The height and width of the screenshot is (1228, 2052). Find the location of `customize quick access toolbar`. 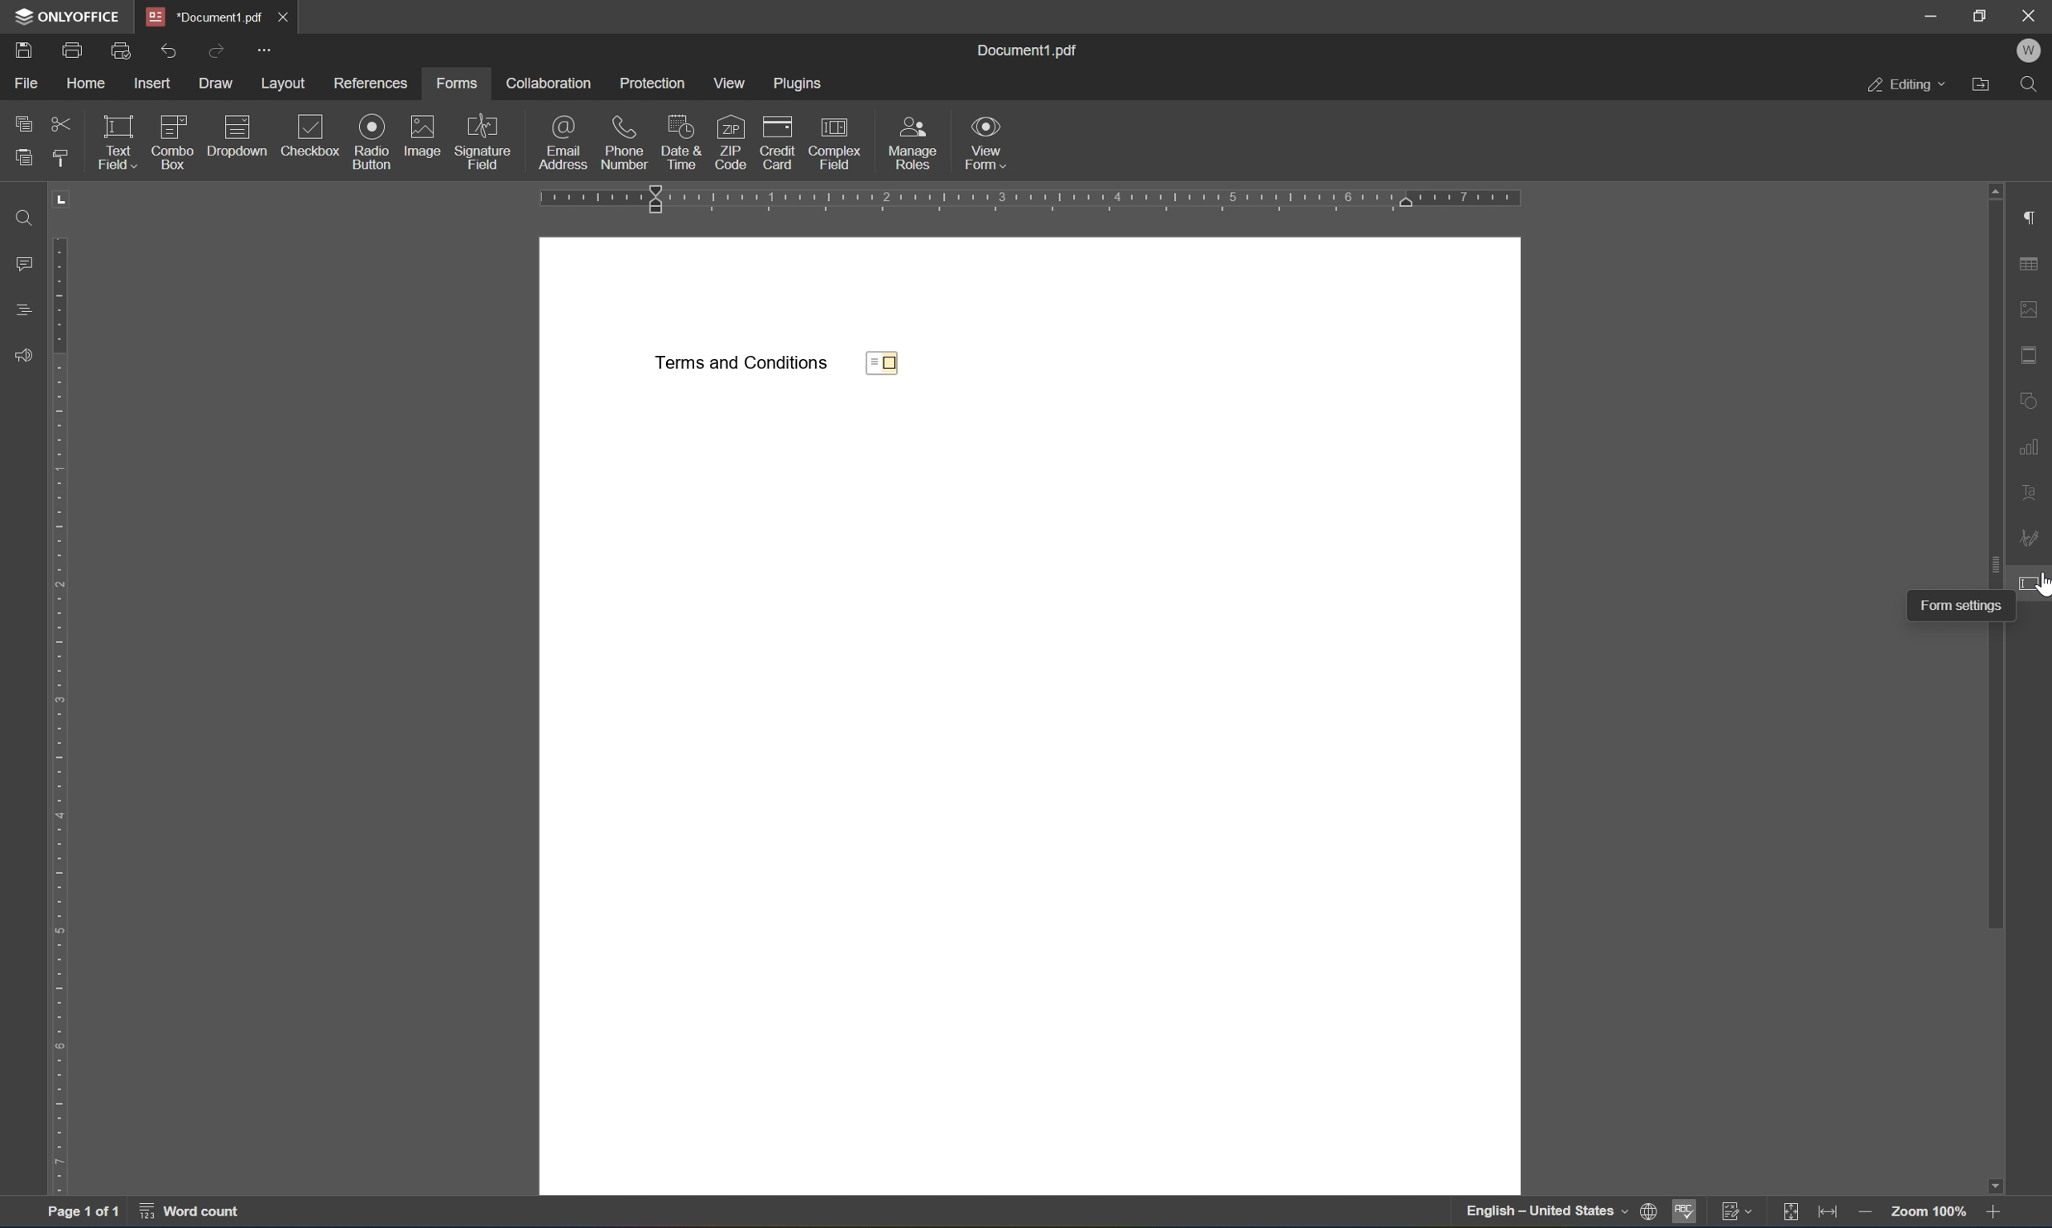

customize quick access toolbar is located at coordinates (264, 49).